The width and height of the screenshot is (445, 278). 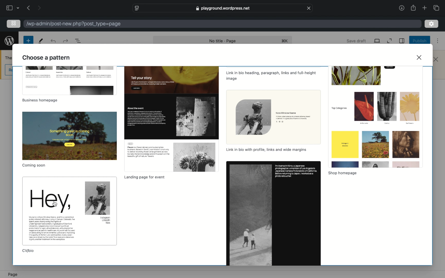 I want to click on show tab overview, so click(x=437, y=8).